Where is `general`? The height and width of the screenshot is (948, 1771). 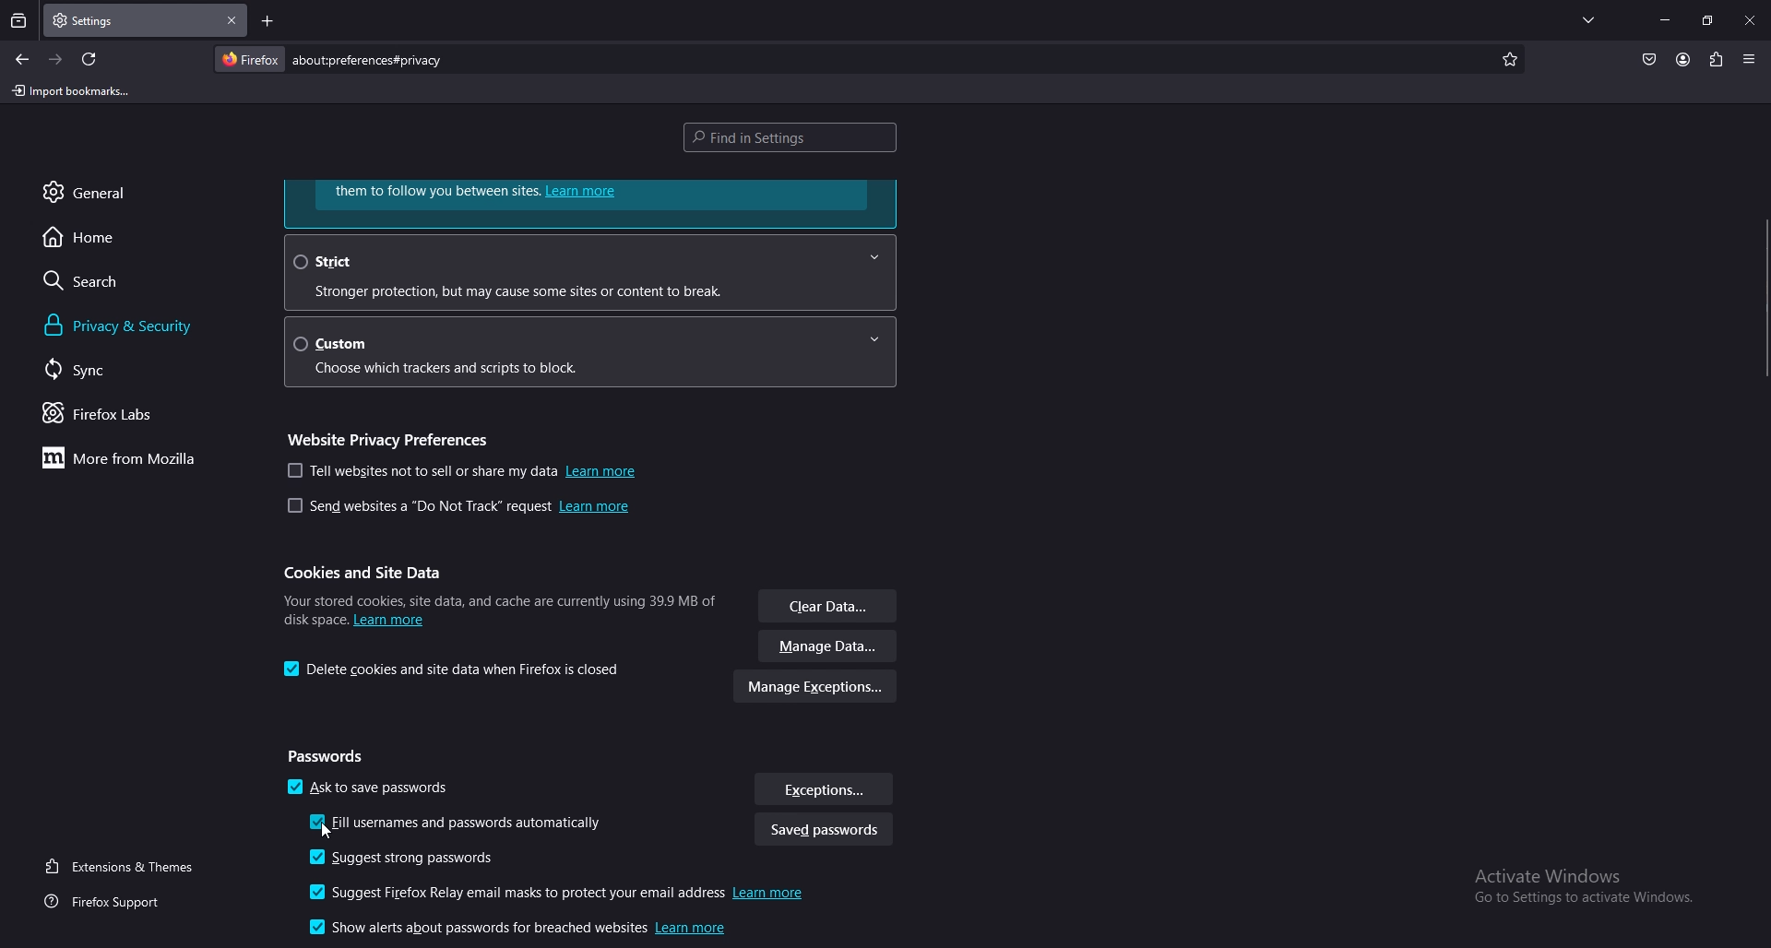 general is located at coordinates (106, 192).